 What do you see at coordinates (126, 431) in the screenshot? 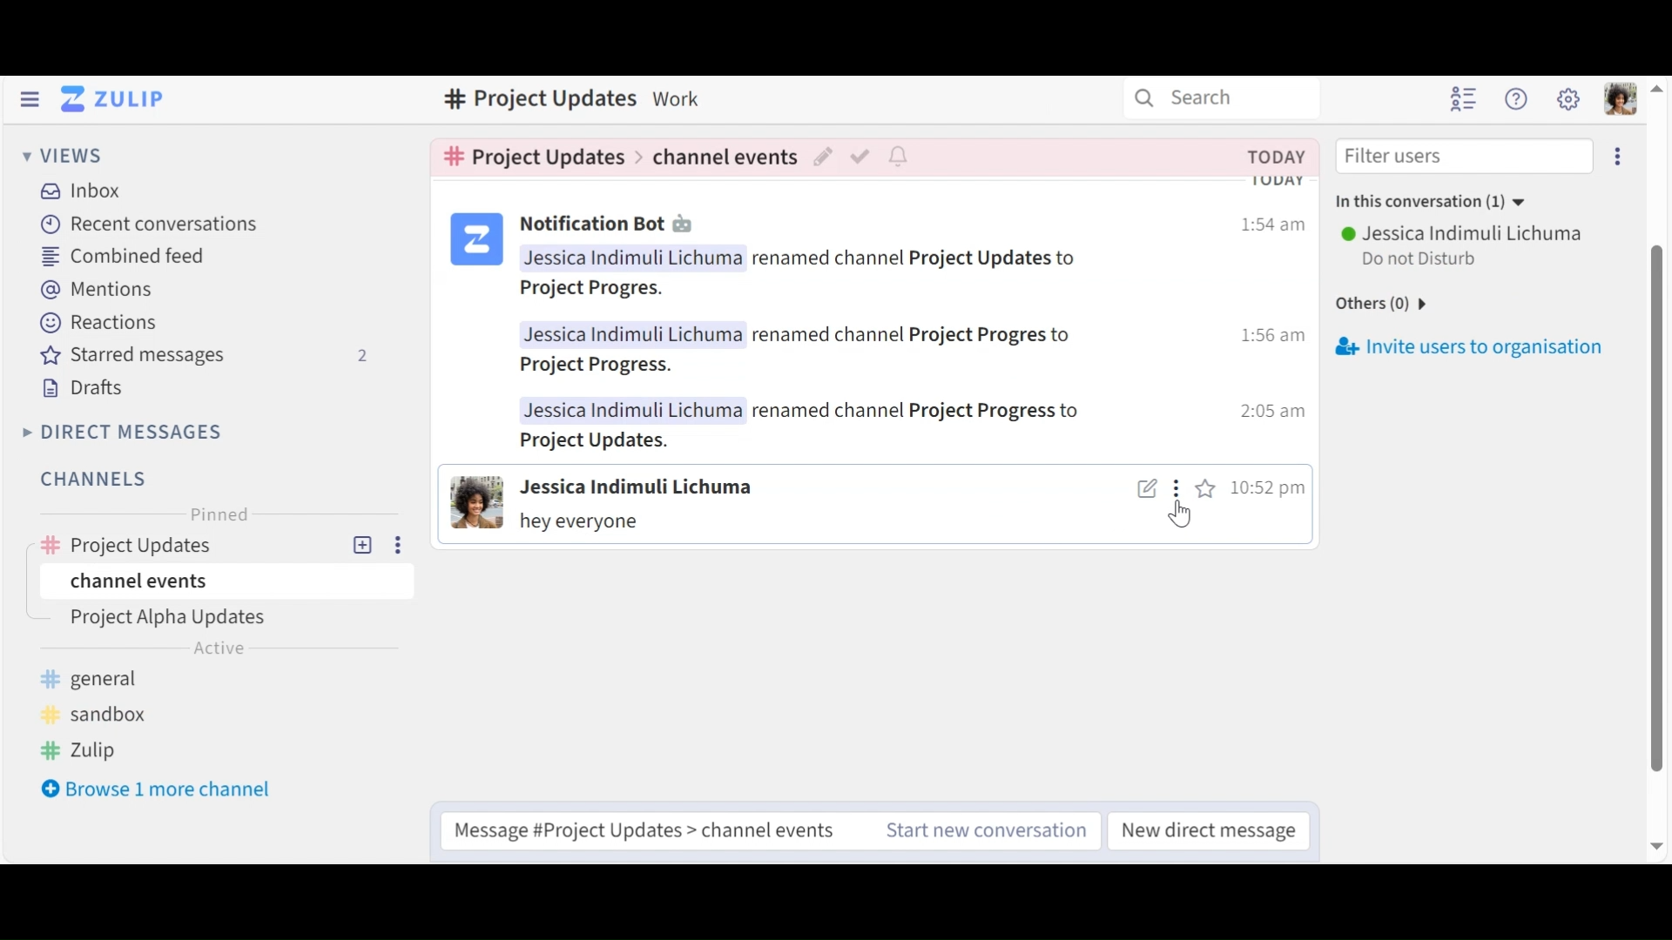
I see `Direct Messages` at bounding box center [126, 431].